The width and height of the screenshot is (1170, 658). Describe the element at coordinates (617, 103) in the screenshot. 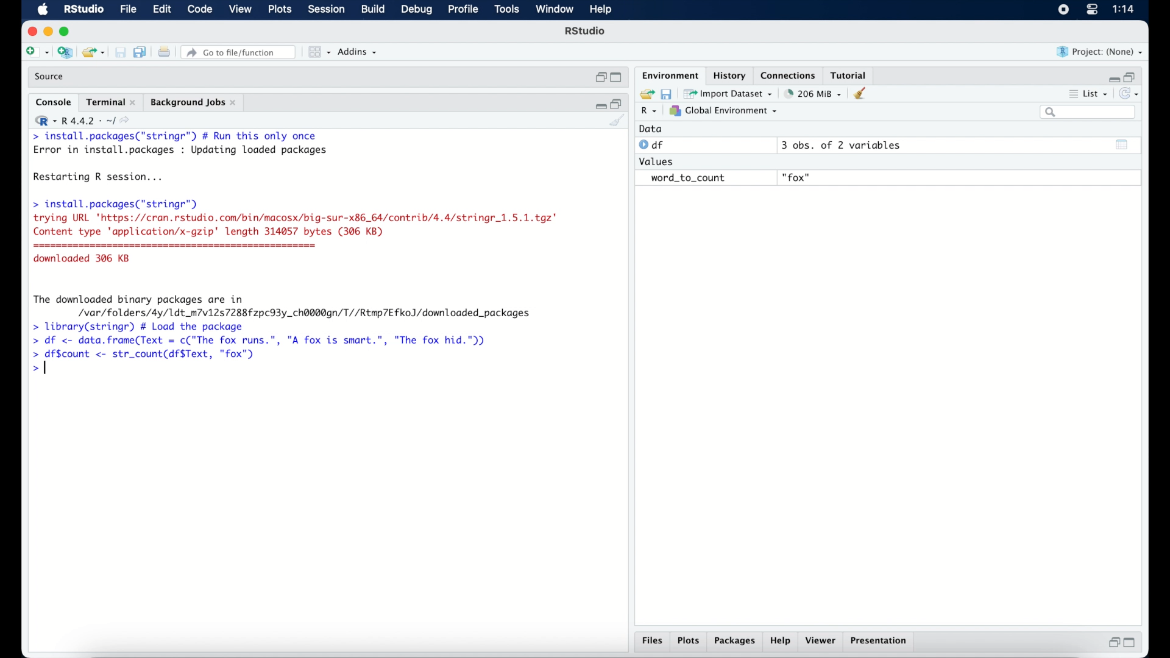

I see `restore down` at that location.